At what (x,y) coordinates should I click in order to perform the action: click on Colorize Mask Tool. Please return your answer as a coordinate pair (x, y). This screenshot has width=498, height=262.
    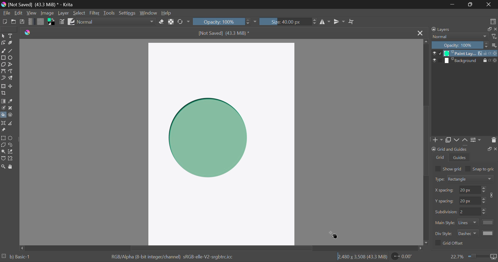
    Looking at the image, I should click on (3, 108).